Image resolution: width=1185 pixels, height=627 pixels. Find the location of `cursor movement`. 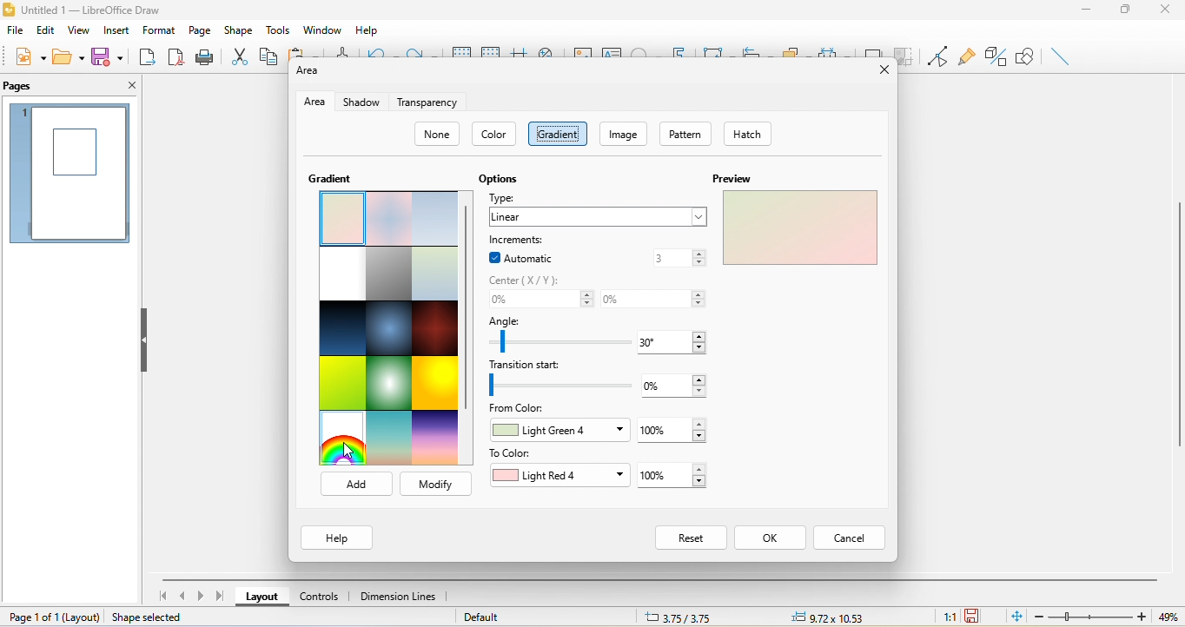

cursor movement is located at coordinates (351, 452).